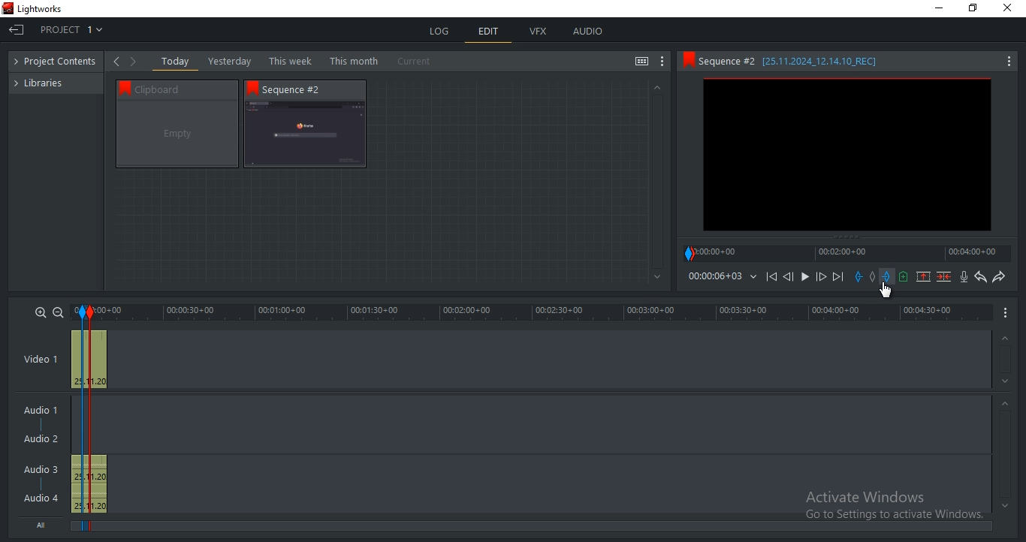 This screenshot has width=1026, height=542. I want to click on Audio 1, so click(38, 411).